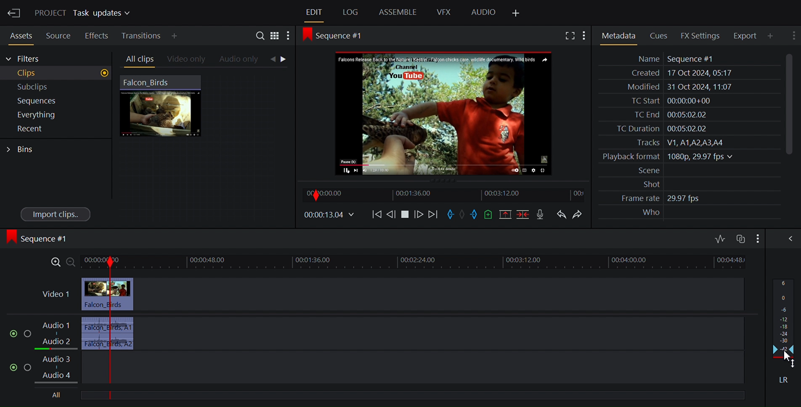 This screenshot has height=407, width=801. Describe the element at coordinates (636, 198) in the screenshot. I see `Frame rate` at that location.